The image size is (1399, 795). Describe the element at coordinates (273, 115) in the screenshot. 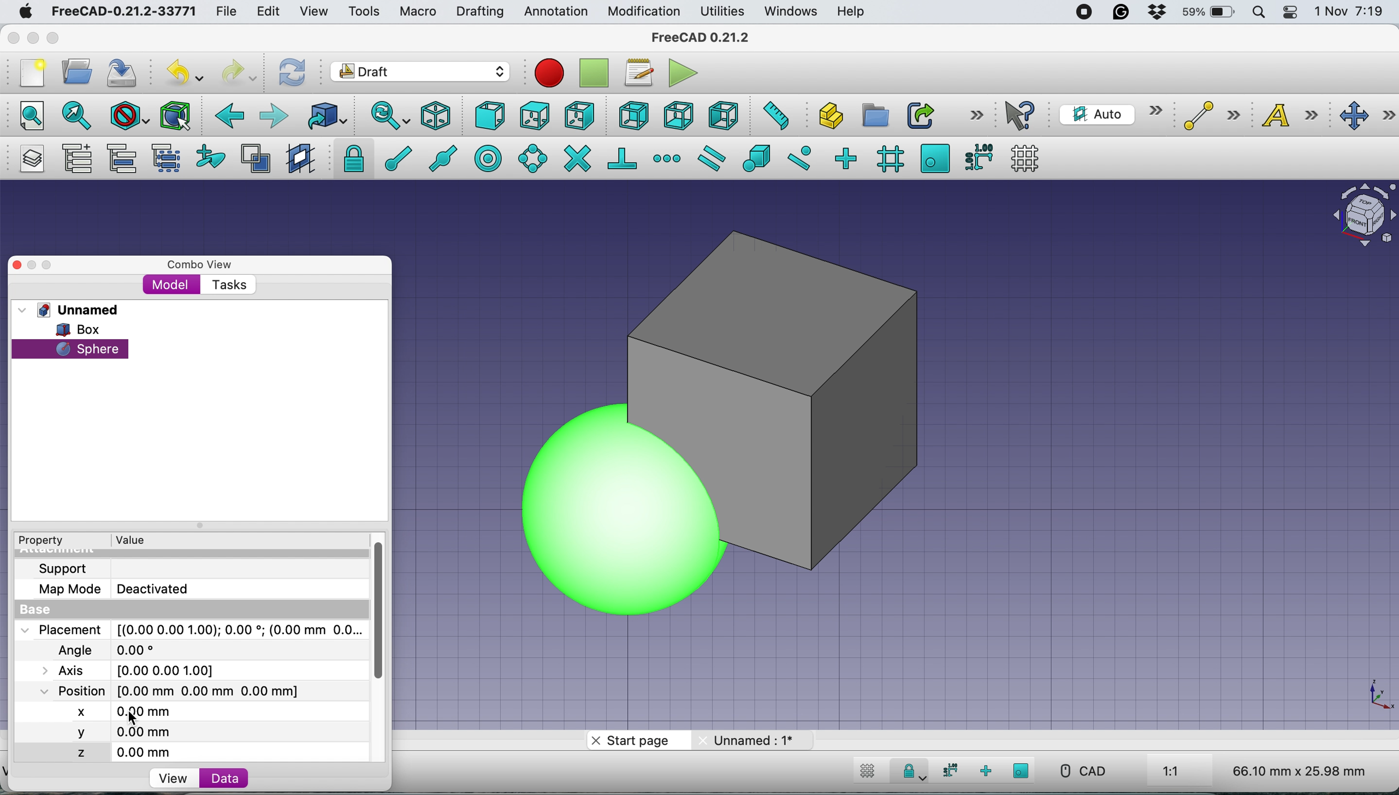

I see `forward` at that location.